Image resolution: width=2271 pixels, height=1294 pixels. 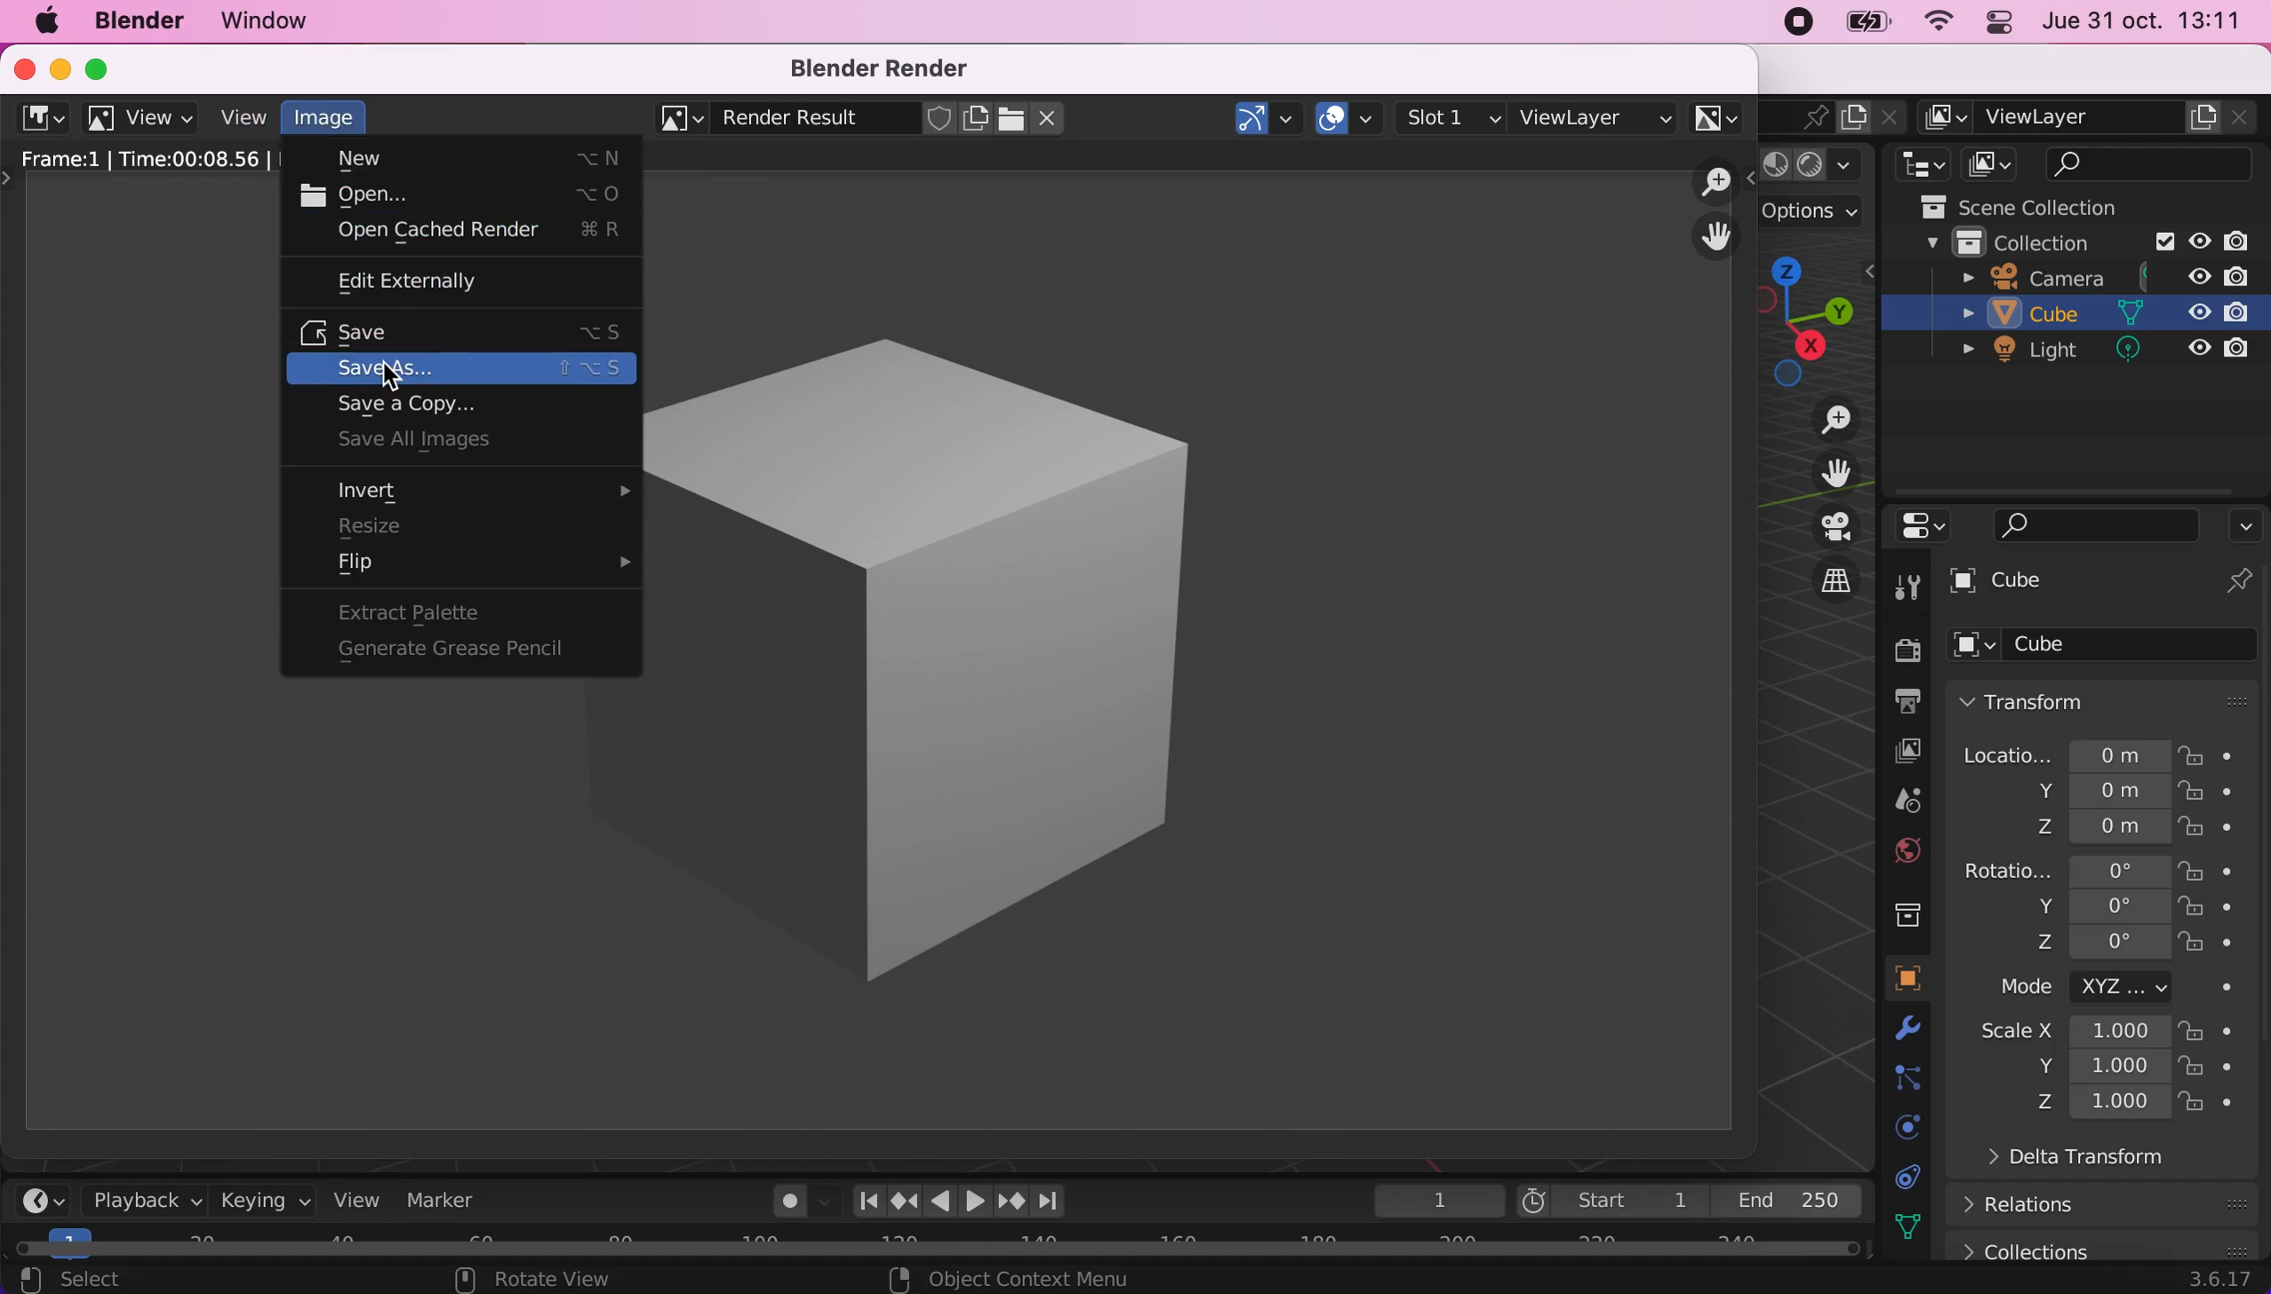 What do you see at coordinates (469, 647) in the screenshot?
I see `generate grease pencil` at bounding box center [469, 647].